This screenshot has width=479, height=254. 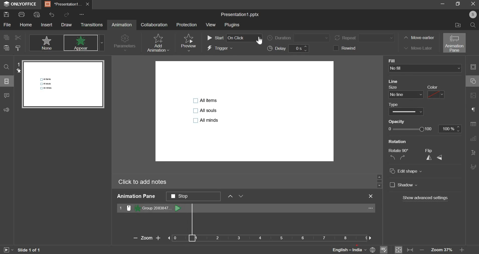 I want to click on line type, so click(x=406, y=112).